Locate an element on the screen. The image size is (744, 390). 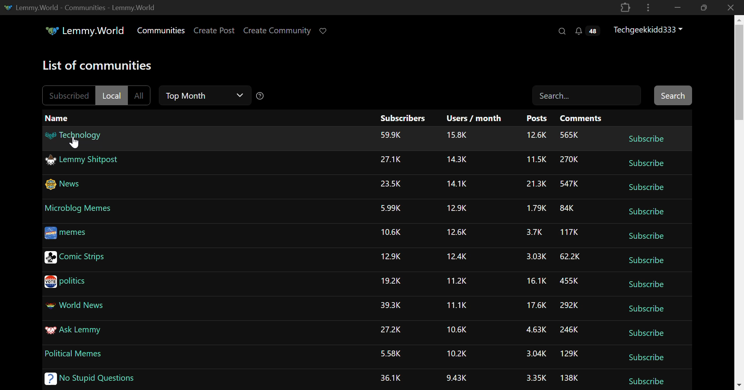
16.1K is located at coordinates (534, 282).